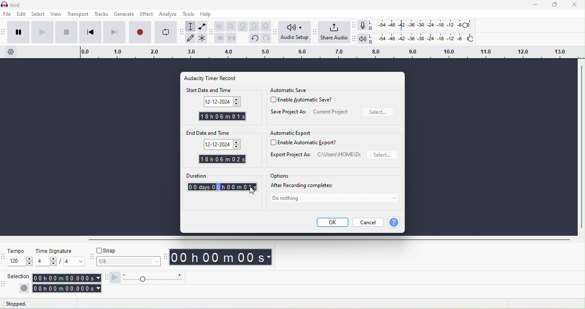 This screenshot has width=585, height=309. Describe the element at coordinates (222, 159) in the screenshot. I see `18 h 06 m 02 s` at that location.